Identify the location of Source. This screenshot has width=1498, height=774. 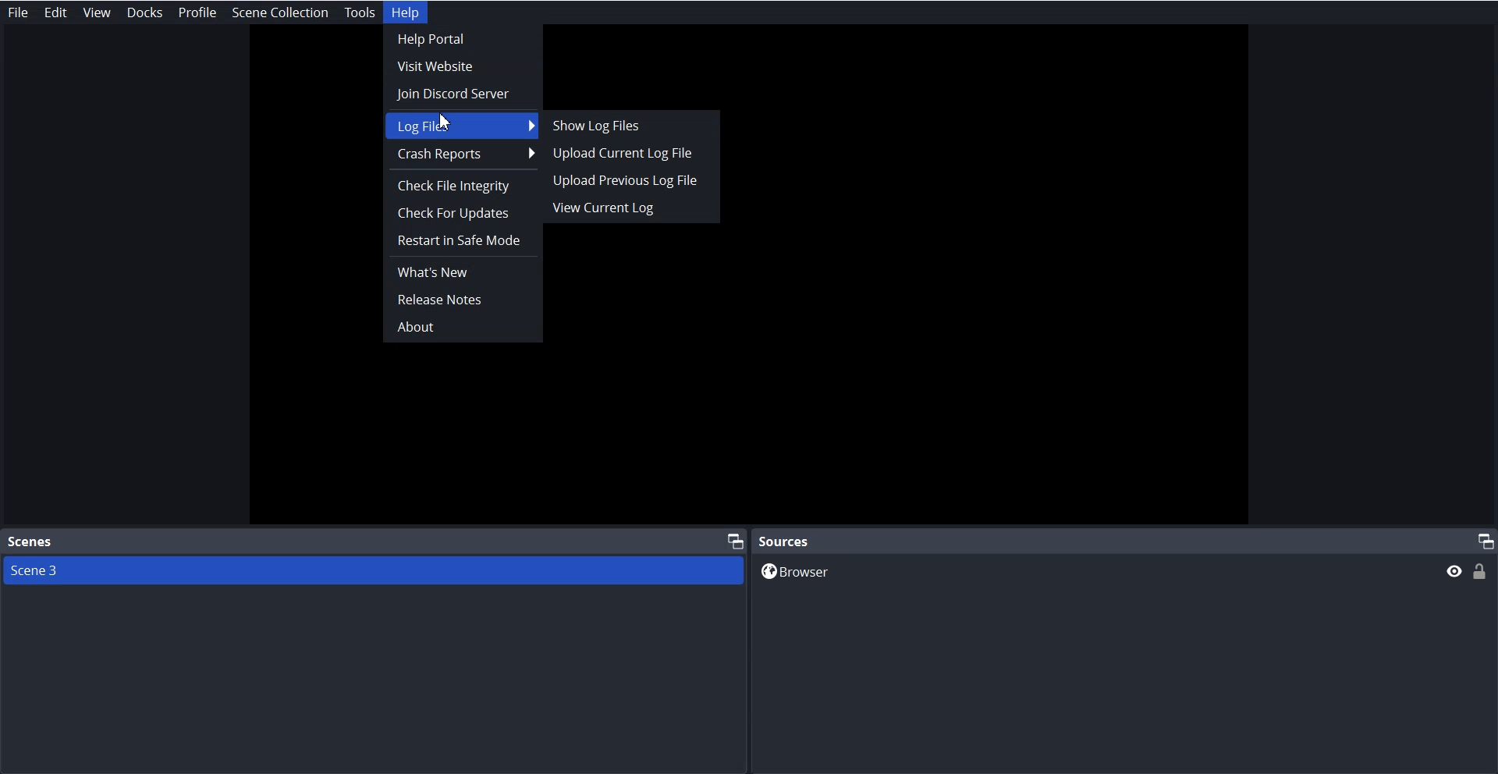
(786, 541).